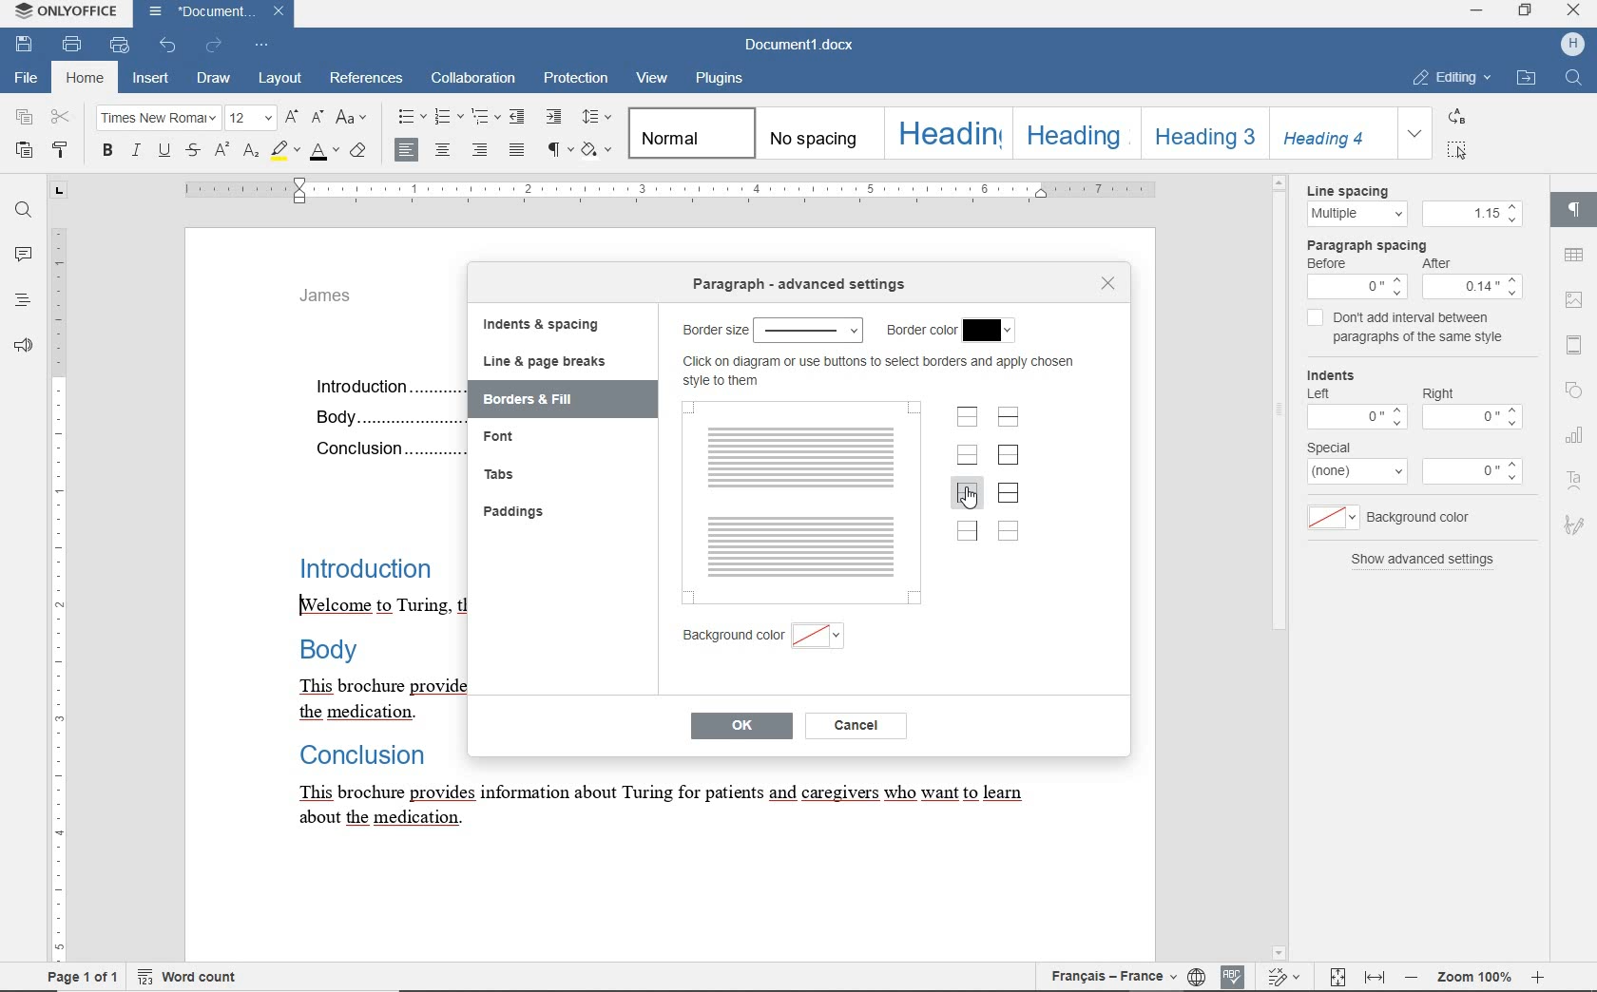 The width and height of the screenshot is (1597, 992). Describe the element at coordinates (1458, 152) in the screenshot. I see `select all` at that location.